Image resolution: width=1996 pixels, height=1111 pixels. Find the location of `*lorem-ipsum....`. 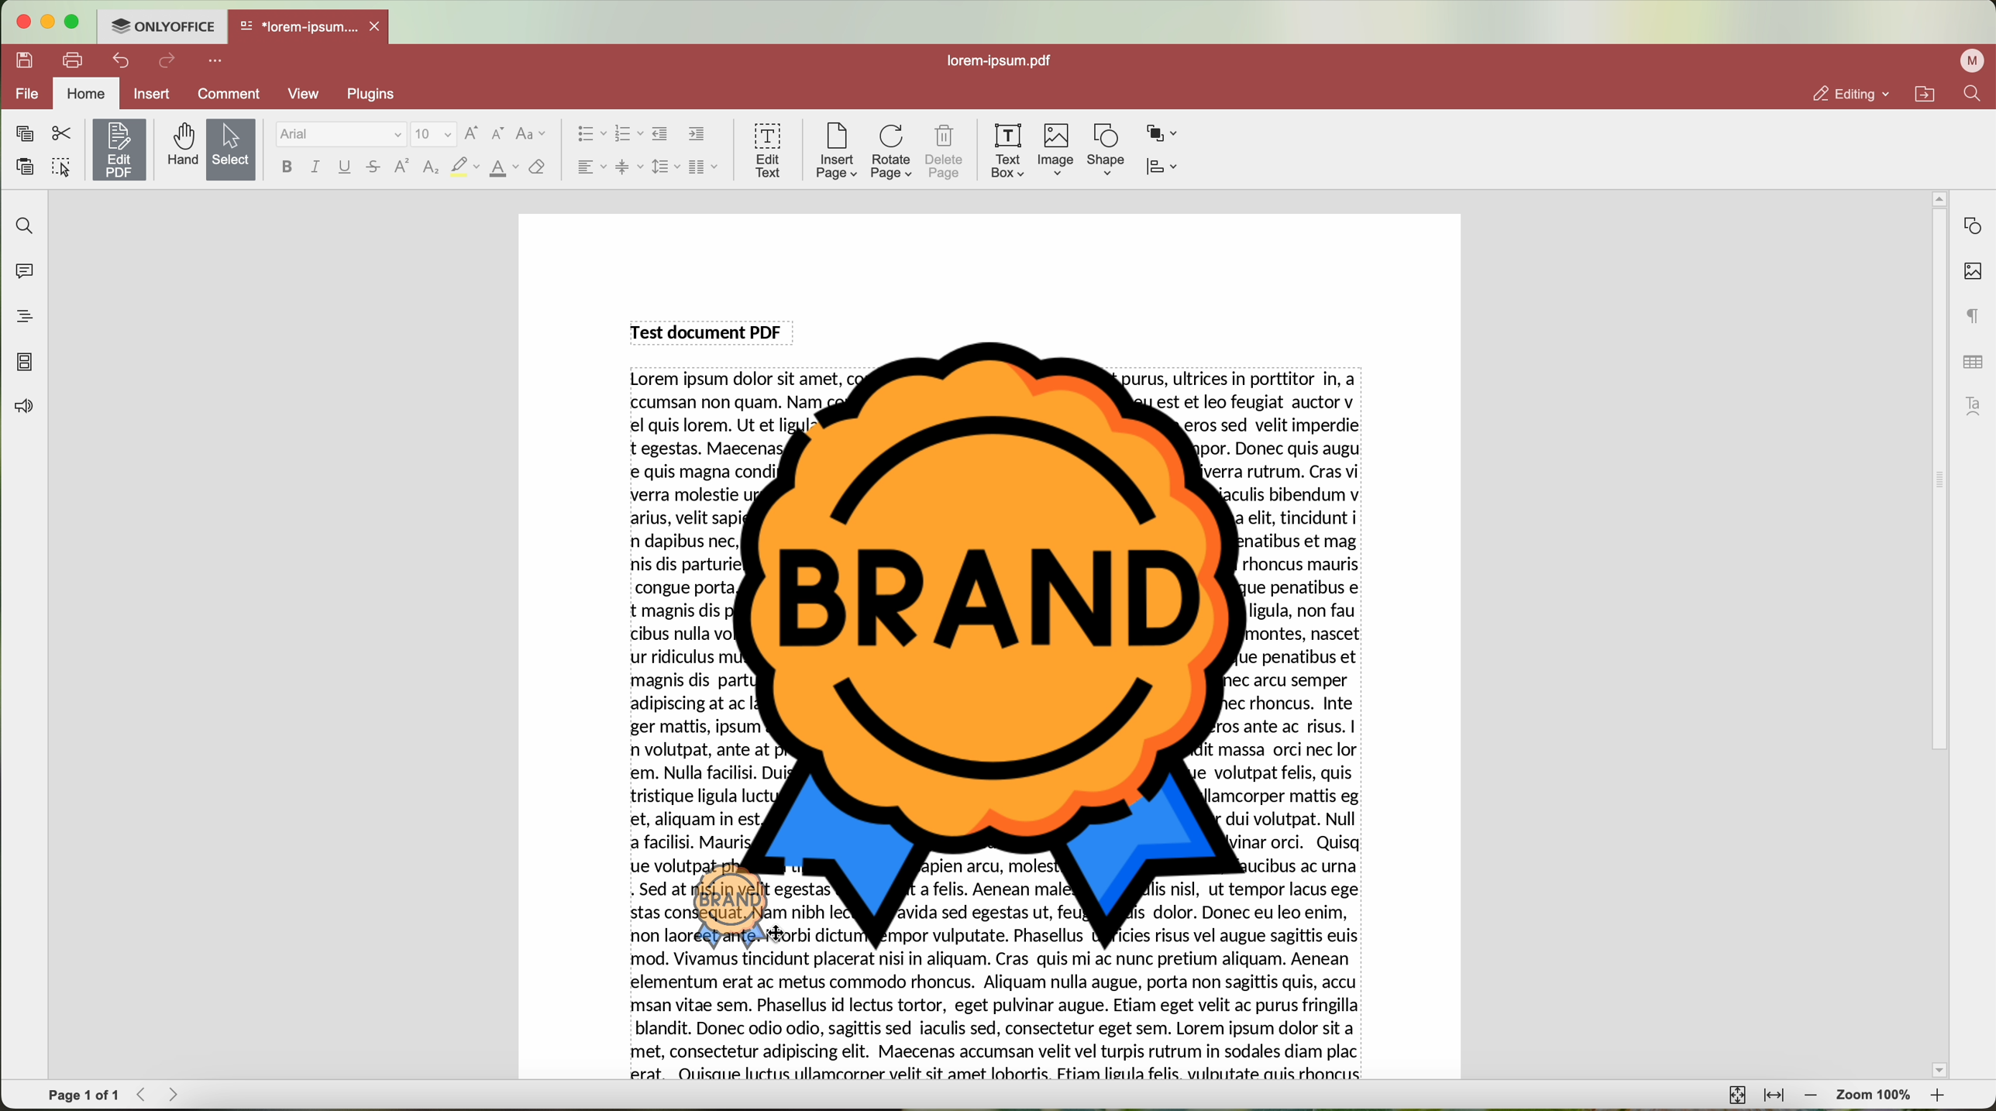

*lorem-ipsum.... is located at coordinates (298, 23).